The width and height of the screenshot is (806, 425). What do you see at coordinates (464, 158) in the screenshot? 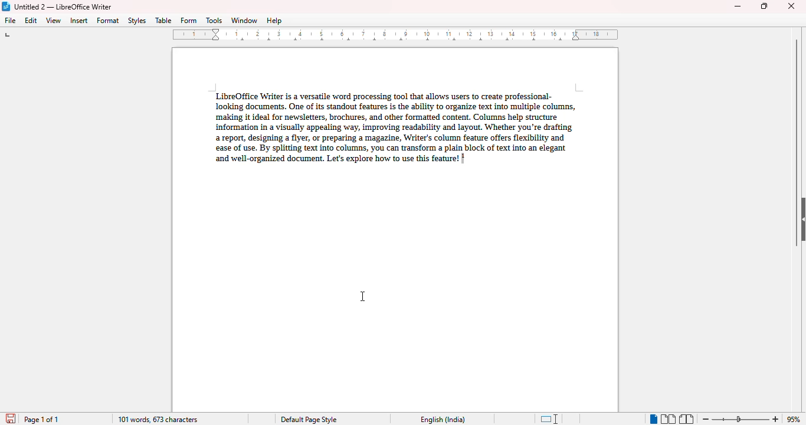
I see `footnote marker` at bounding box center [464, 158].